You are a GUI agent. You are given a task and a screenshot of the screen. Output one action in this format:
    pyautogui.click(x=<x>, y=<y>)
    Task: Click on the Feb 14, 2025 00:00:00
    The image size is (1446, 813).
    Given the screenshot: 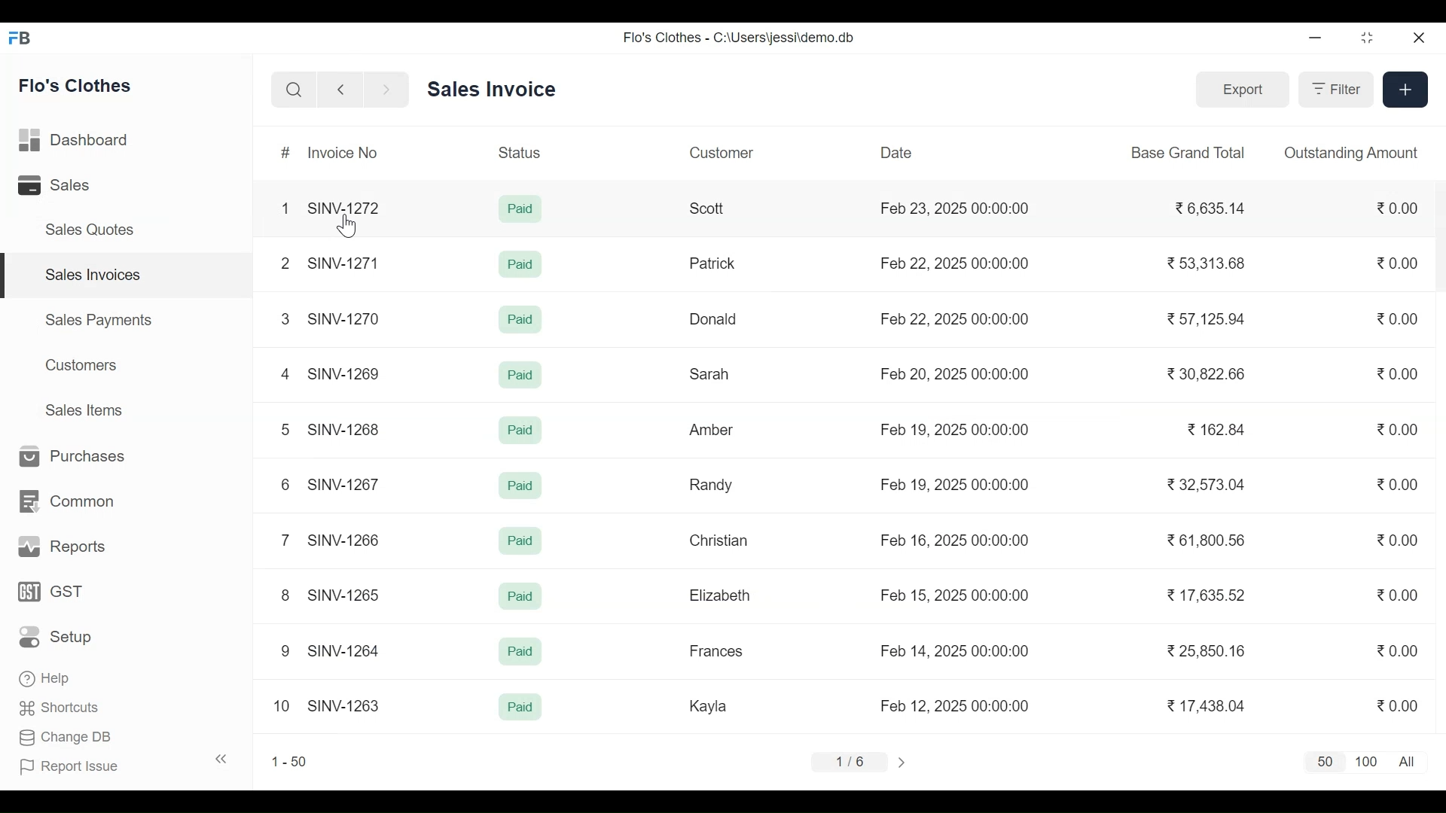 What is the action you would take?
    pyautogui.click(x=954, y=650)
    